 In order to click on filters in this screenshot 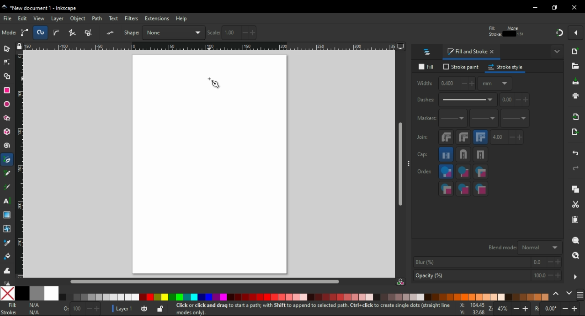, I will do `click(132, 19)`.